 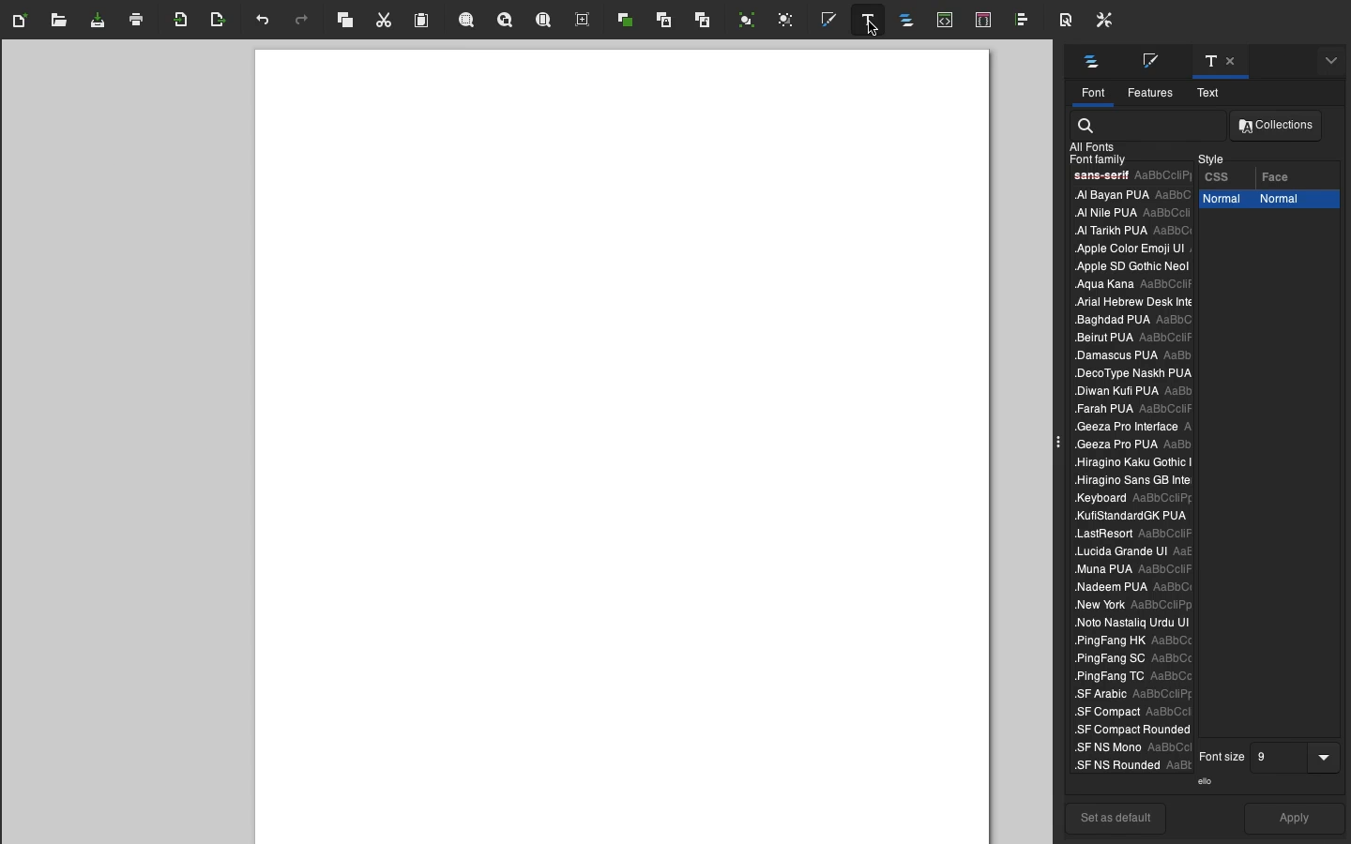 What do you see at coordinates (1129, 195) in the screenshot?
I see `.Al Bayan PUA` at bounding box center [1129, 195].